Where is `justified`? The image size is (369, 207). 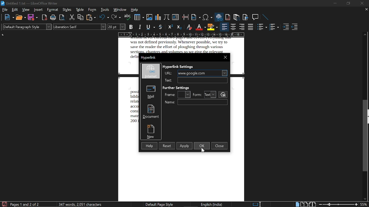
justified is located at coordinates (251, 27).